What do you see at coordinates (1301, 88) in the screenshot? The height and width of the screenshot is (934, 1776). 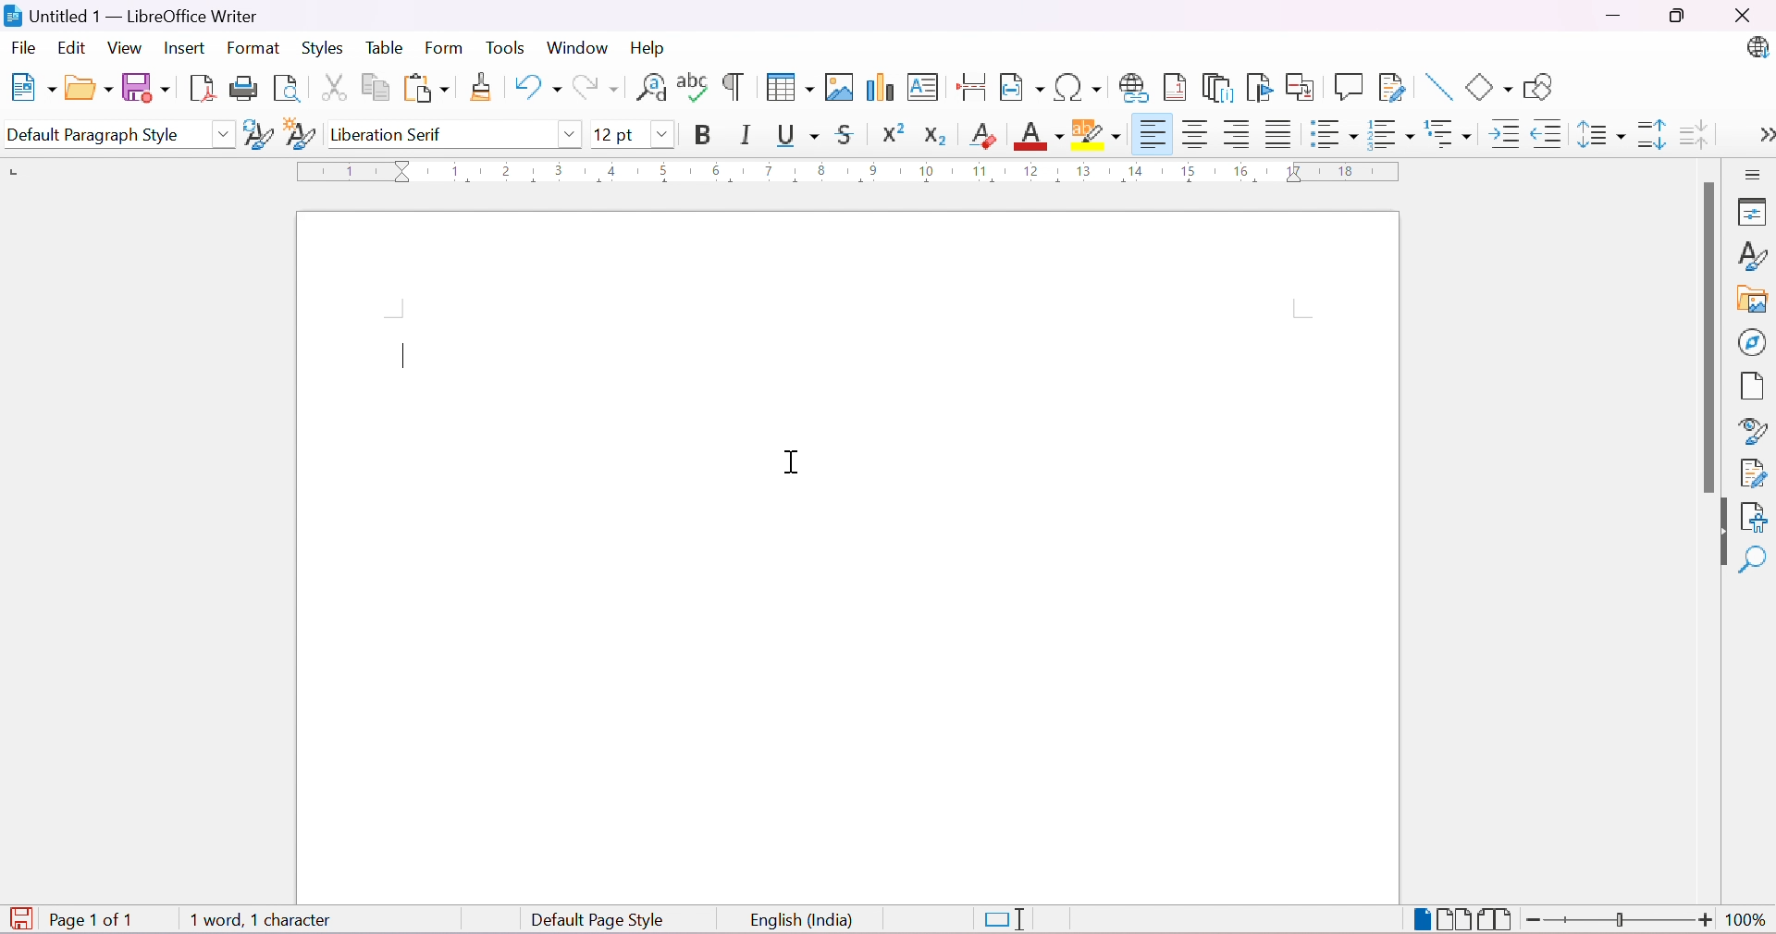 I see `Insert Cross-reference` at bounding box center [1301, 88].